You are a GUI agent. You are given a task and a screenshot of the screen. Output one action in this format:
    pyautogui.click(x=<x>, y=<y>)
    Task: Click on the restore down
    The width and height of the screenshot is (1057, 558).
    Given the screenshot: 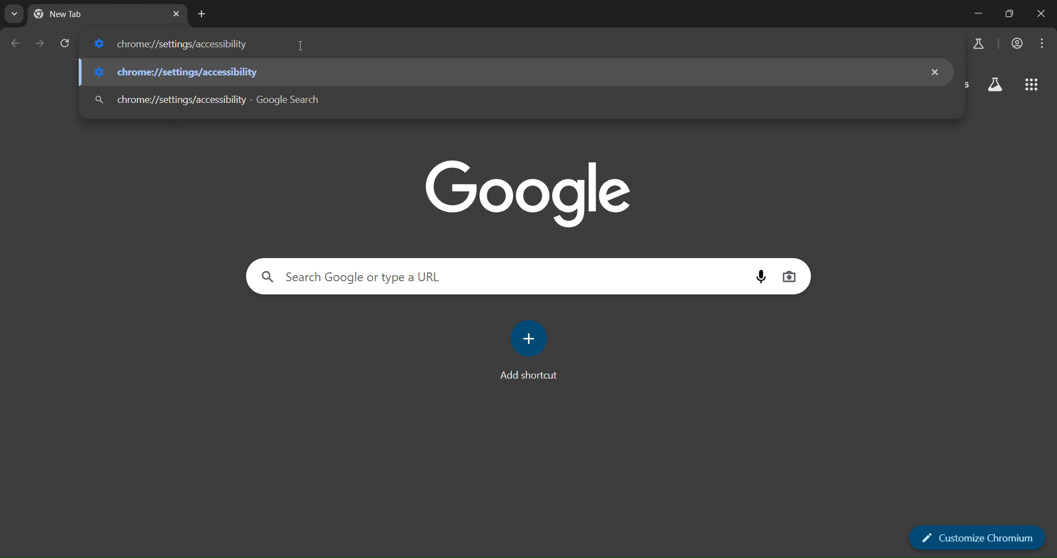 What is the action you would take?
    pyautogui.click(x=1011, y=13)
    